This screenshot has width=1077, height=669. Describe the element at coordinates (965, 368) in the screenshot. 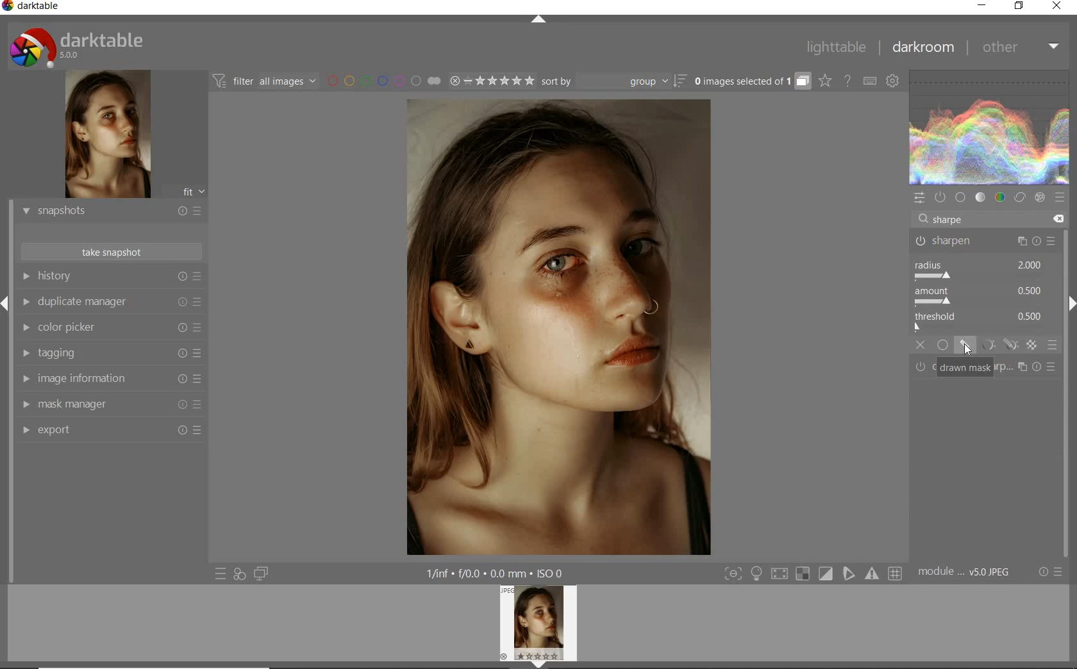

I see `DRAWN MASK` at that location.